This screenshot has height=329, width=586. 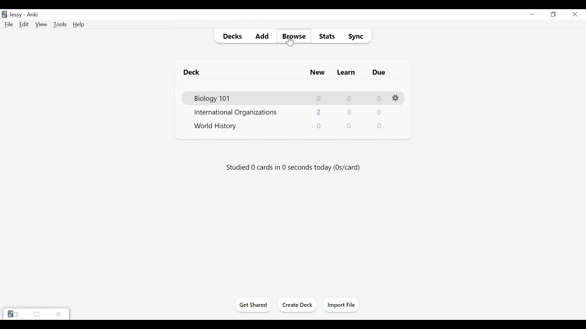 I want to click on Cursor, so click(x=290, y=42).